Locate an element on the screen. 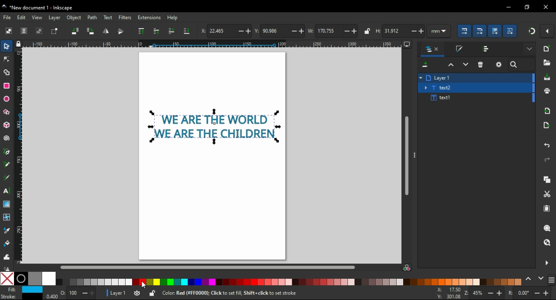 Image resolution: width=556 pixels, height=300 pixels. snap settings is located at coordinates (547, 31).